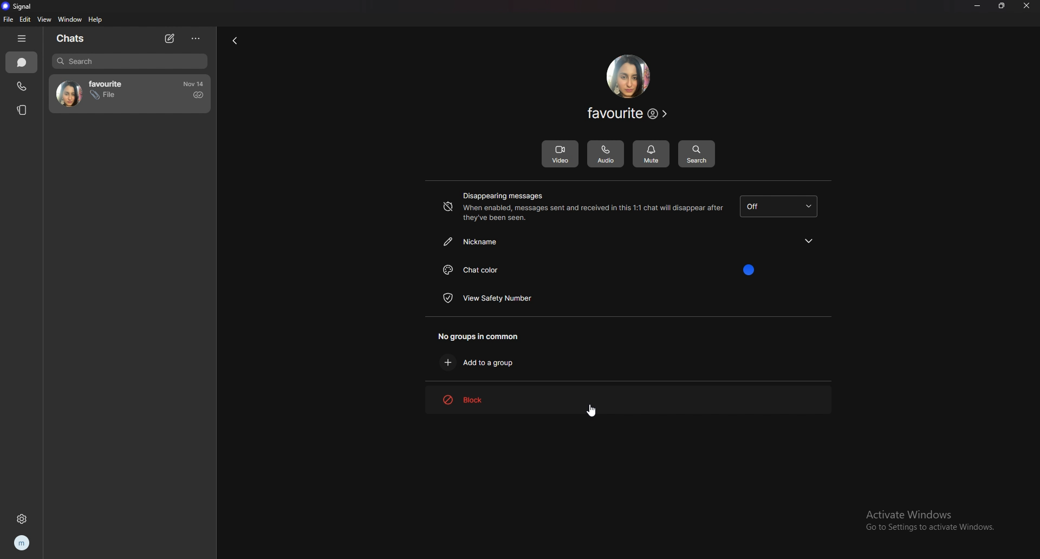 Image resolution: width=1040 pixels, height=559 pixels. What do you see at coordinates (9, 19) in the screenshot?
I see `file` at bounding box center [9, 19].